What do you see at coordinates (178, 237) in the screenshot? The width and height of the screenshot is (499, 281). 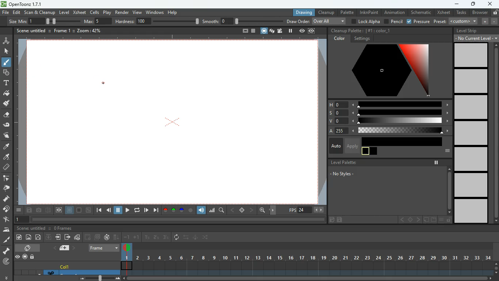 I see `refresh` at bounding box center [178, 237].